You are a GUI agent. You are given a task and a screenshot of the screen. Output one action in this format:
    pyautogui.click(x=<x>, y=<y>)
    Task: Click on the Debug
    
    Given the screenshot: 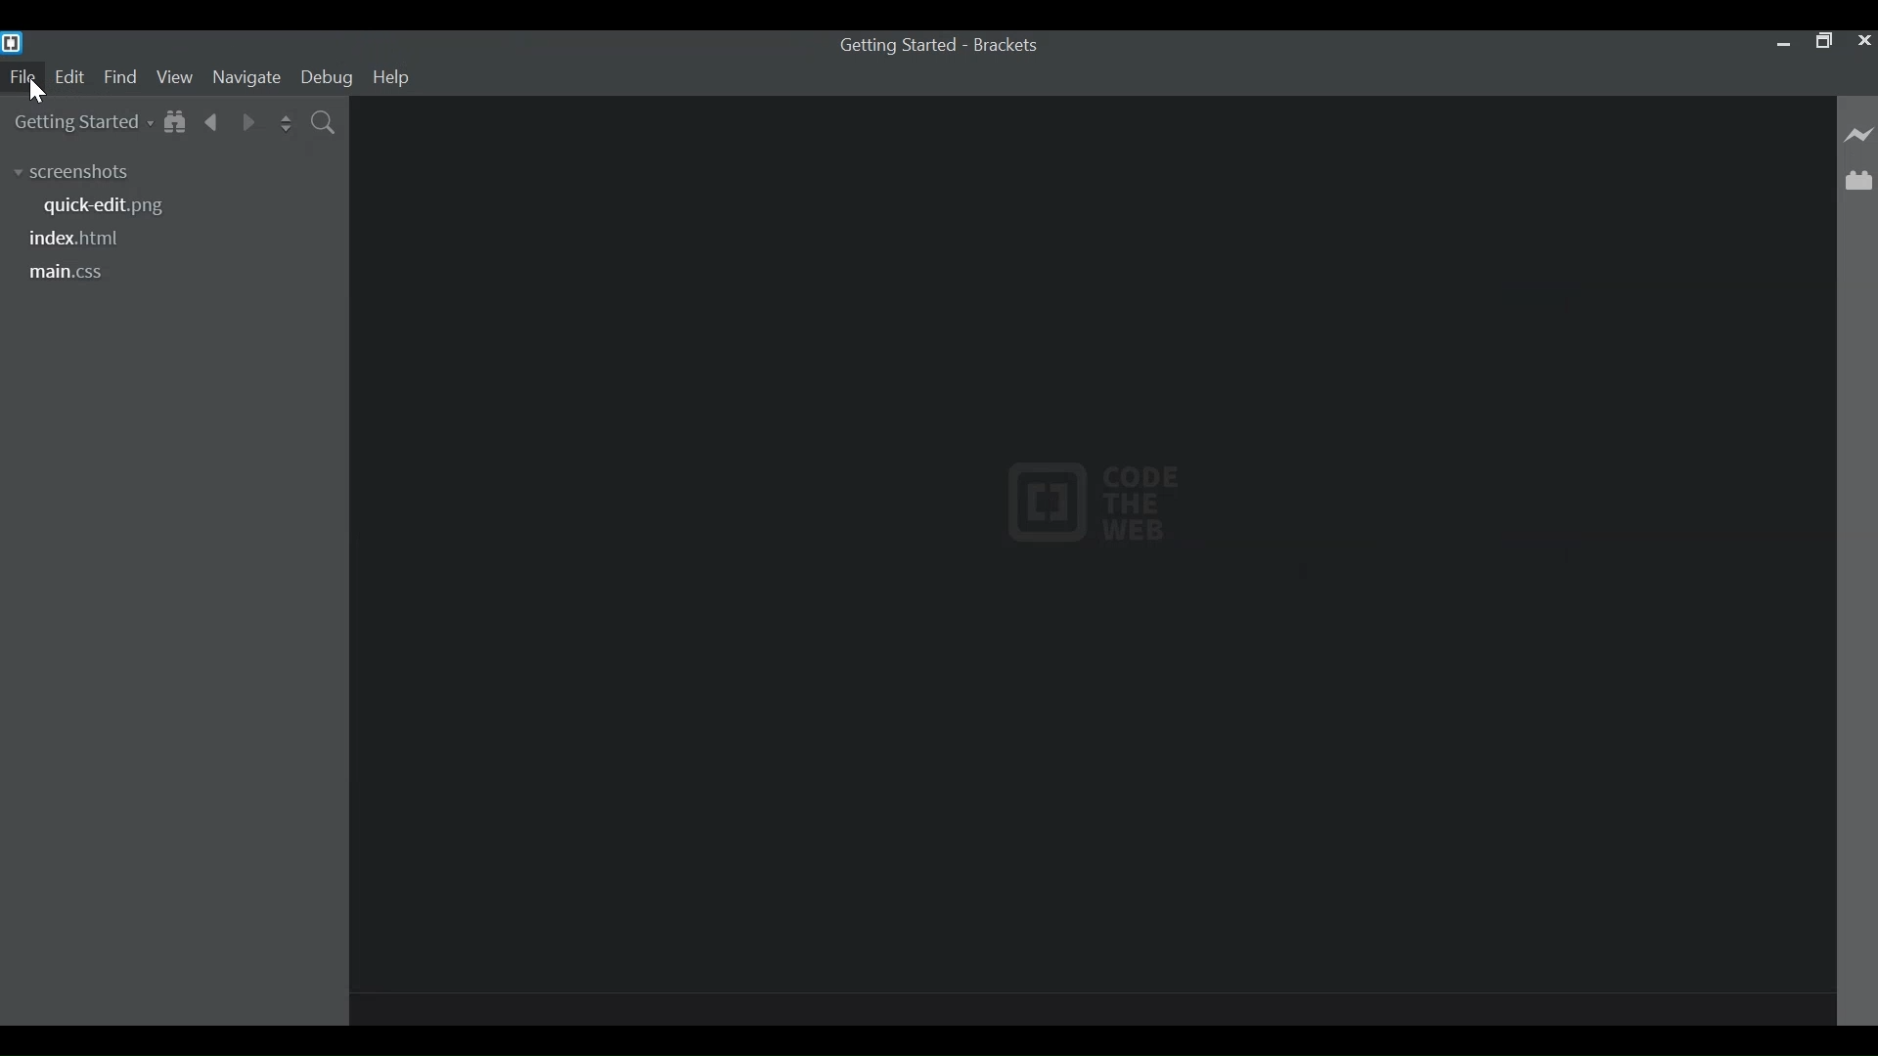 What is the action you would take?
    pyautogui.click(x=327, y=77)
    